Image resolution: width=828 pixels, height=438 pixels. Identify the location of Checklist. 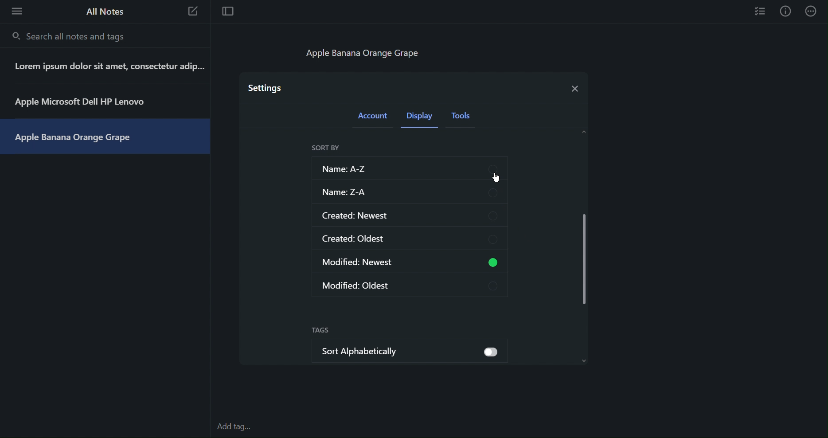
(761, 11).